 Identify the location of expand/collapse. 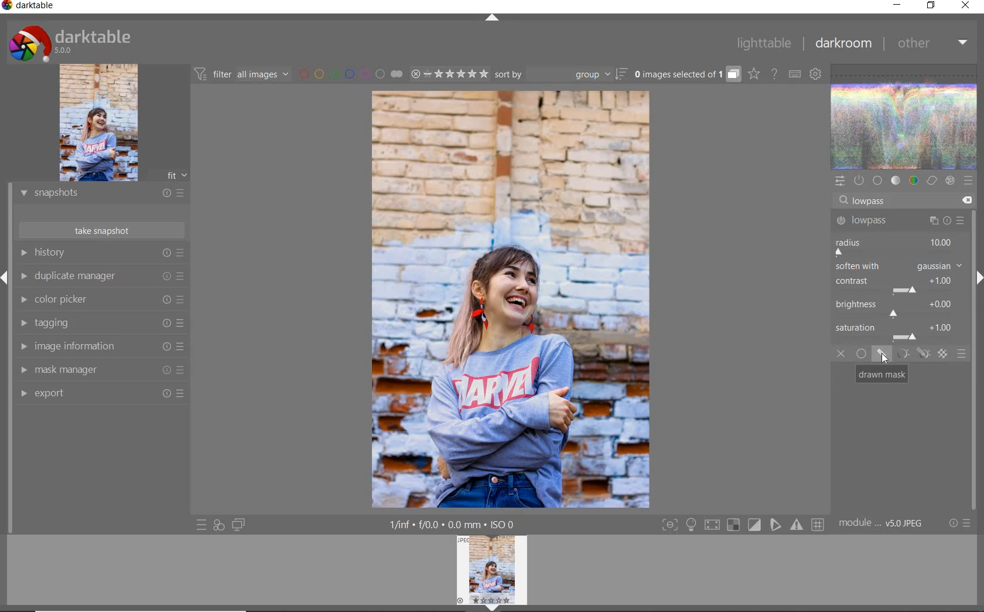
(491, 18).